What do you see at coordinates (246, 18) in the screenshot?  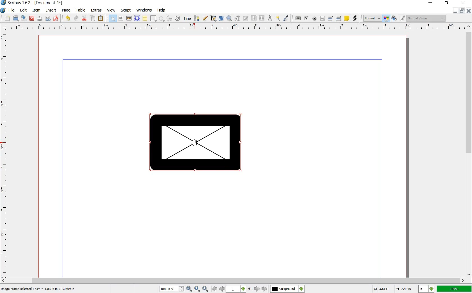 I see `edit text with story editor` at bounding box center [246, 18].